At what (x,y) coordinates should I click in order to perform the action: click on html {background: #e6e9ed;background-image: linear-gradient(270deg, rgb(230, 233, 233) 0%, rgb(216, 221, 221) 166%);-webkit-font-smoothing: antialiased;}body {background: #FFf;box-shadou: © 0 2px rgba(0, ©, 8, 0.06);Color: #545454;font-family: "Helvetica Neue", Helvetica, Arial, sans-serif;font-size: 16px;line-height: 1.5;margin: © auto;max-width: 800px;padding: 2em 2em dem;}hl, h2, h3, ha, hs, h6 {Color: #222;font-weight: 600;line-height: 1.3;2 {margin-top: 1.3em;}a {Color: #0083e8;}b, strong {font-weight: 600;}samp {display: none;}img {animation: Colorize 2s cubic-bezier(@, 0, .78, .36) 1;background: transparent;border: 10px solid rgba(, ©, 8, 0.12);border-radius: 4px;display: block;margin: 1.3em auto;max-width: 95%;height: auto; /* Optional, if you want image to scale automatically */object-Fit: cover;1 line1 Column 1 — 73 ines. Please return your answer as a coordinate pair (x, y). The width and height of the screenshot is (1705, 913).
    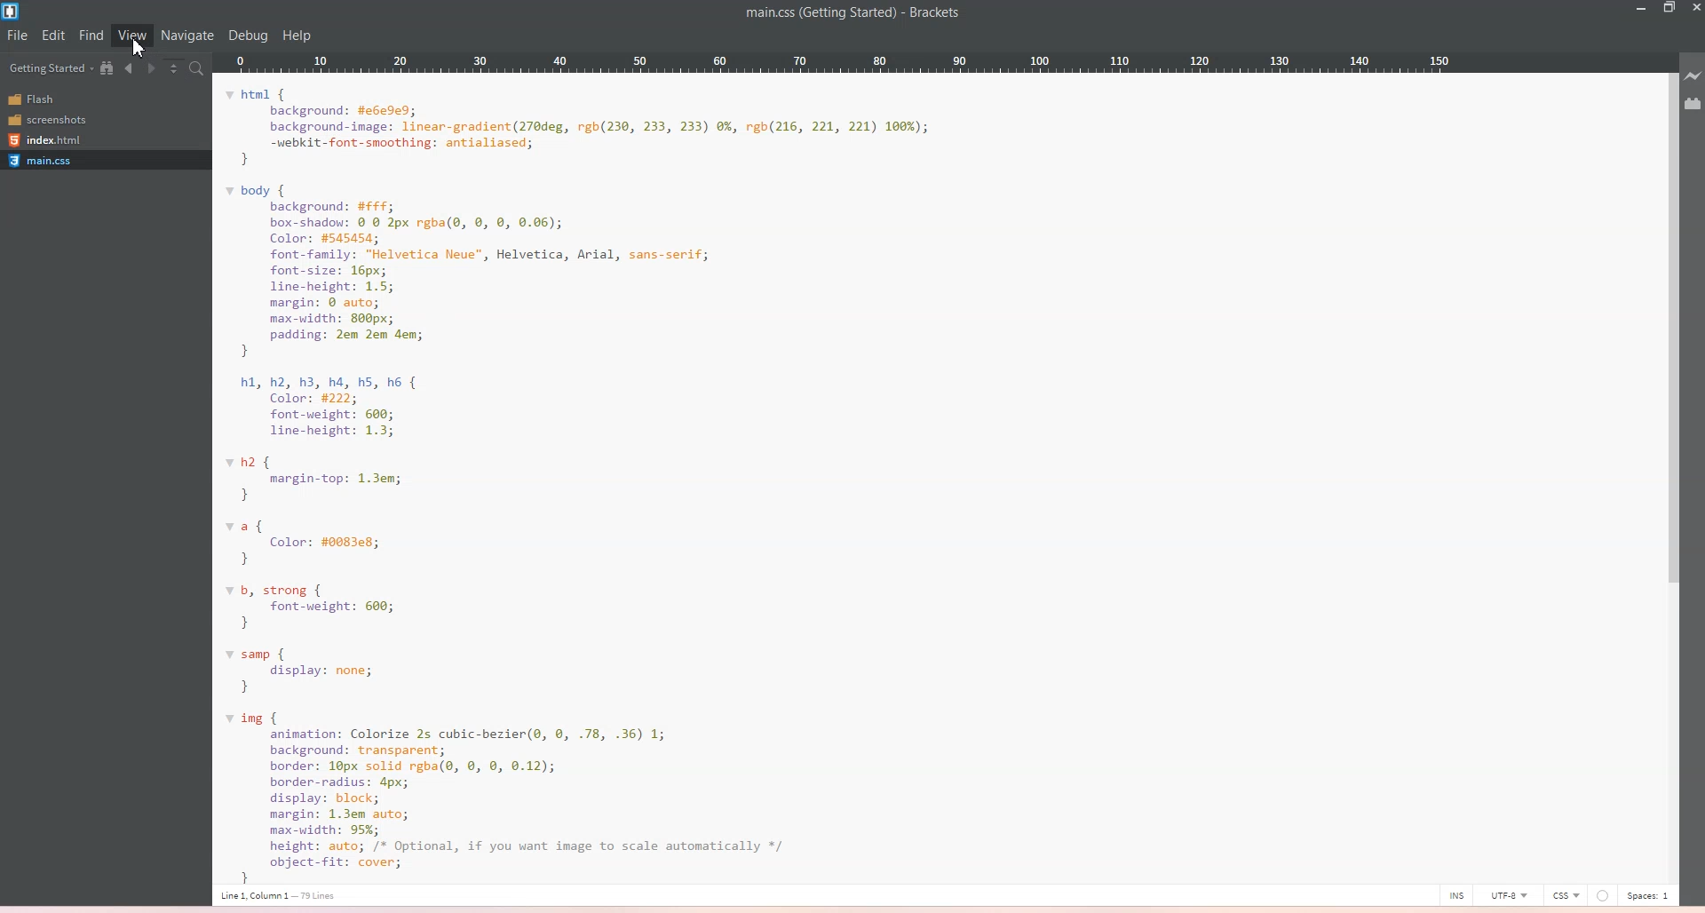
    Looking at the image, I should click on (749, 496).